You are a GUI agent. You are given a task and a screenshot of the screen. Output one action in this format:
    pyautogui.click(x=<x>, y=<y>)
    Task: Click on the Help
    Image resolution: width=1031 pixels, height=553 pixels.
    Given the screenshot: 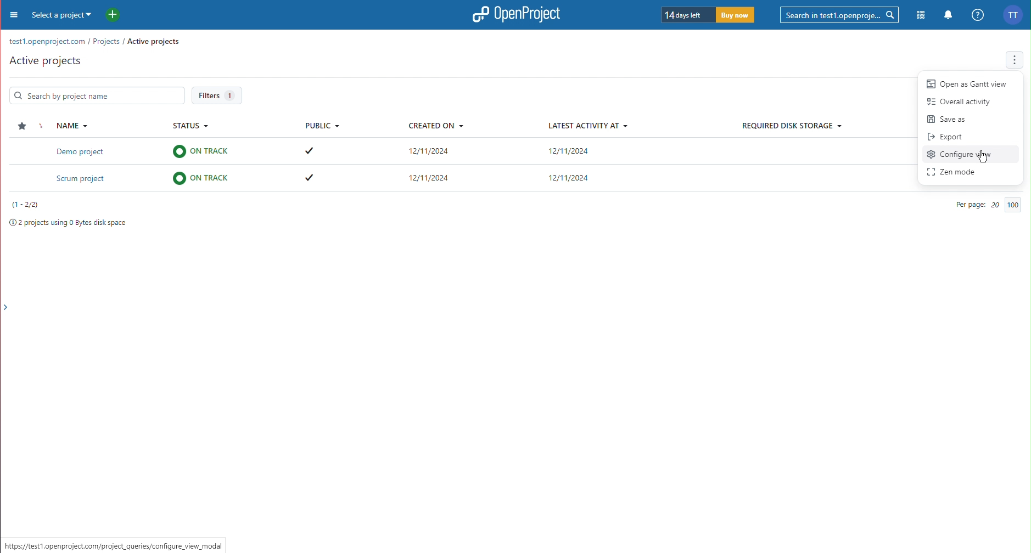 What is the action you would take?
    pyautogui.click(x=977, y=16)
    